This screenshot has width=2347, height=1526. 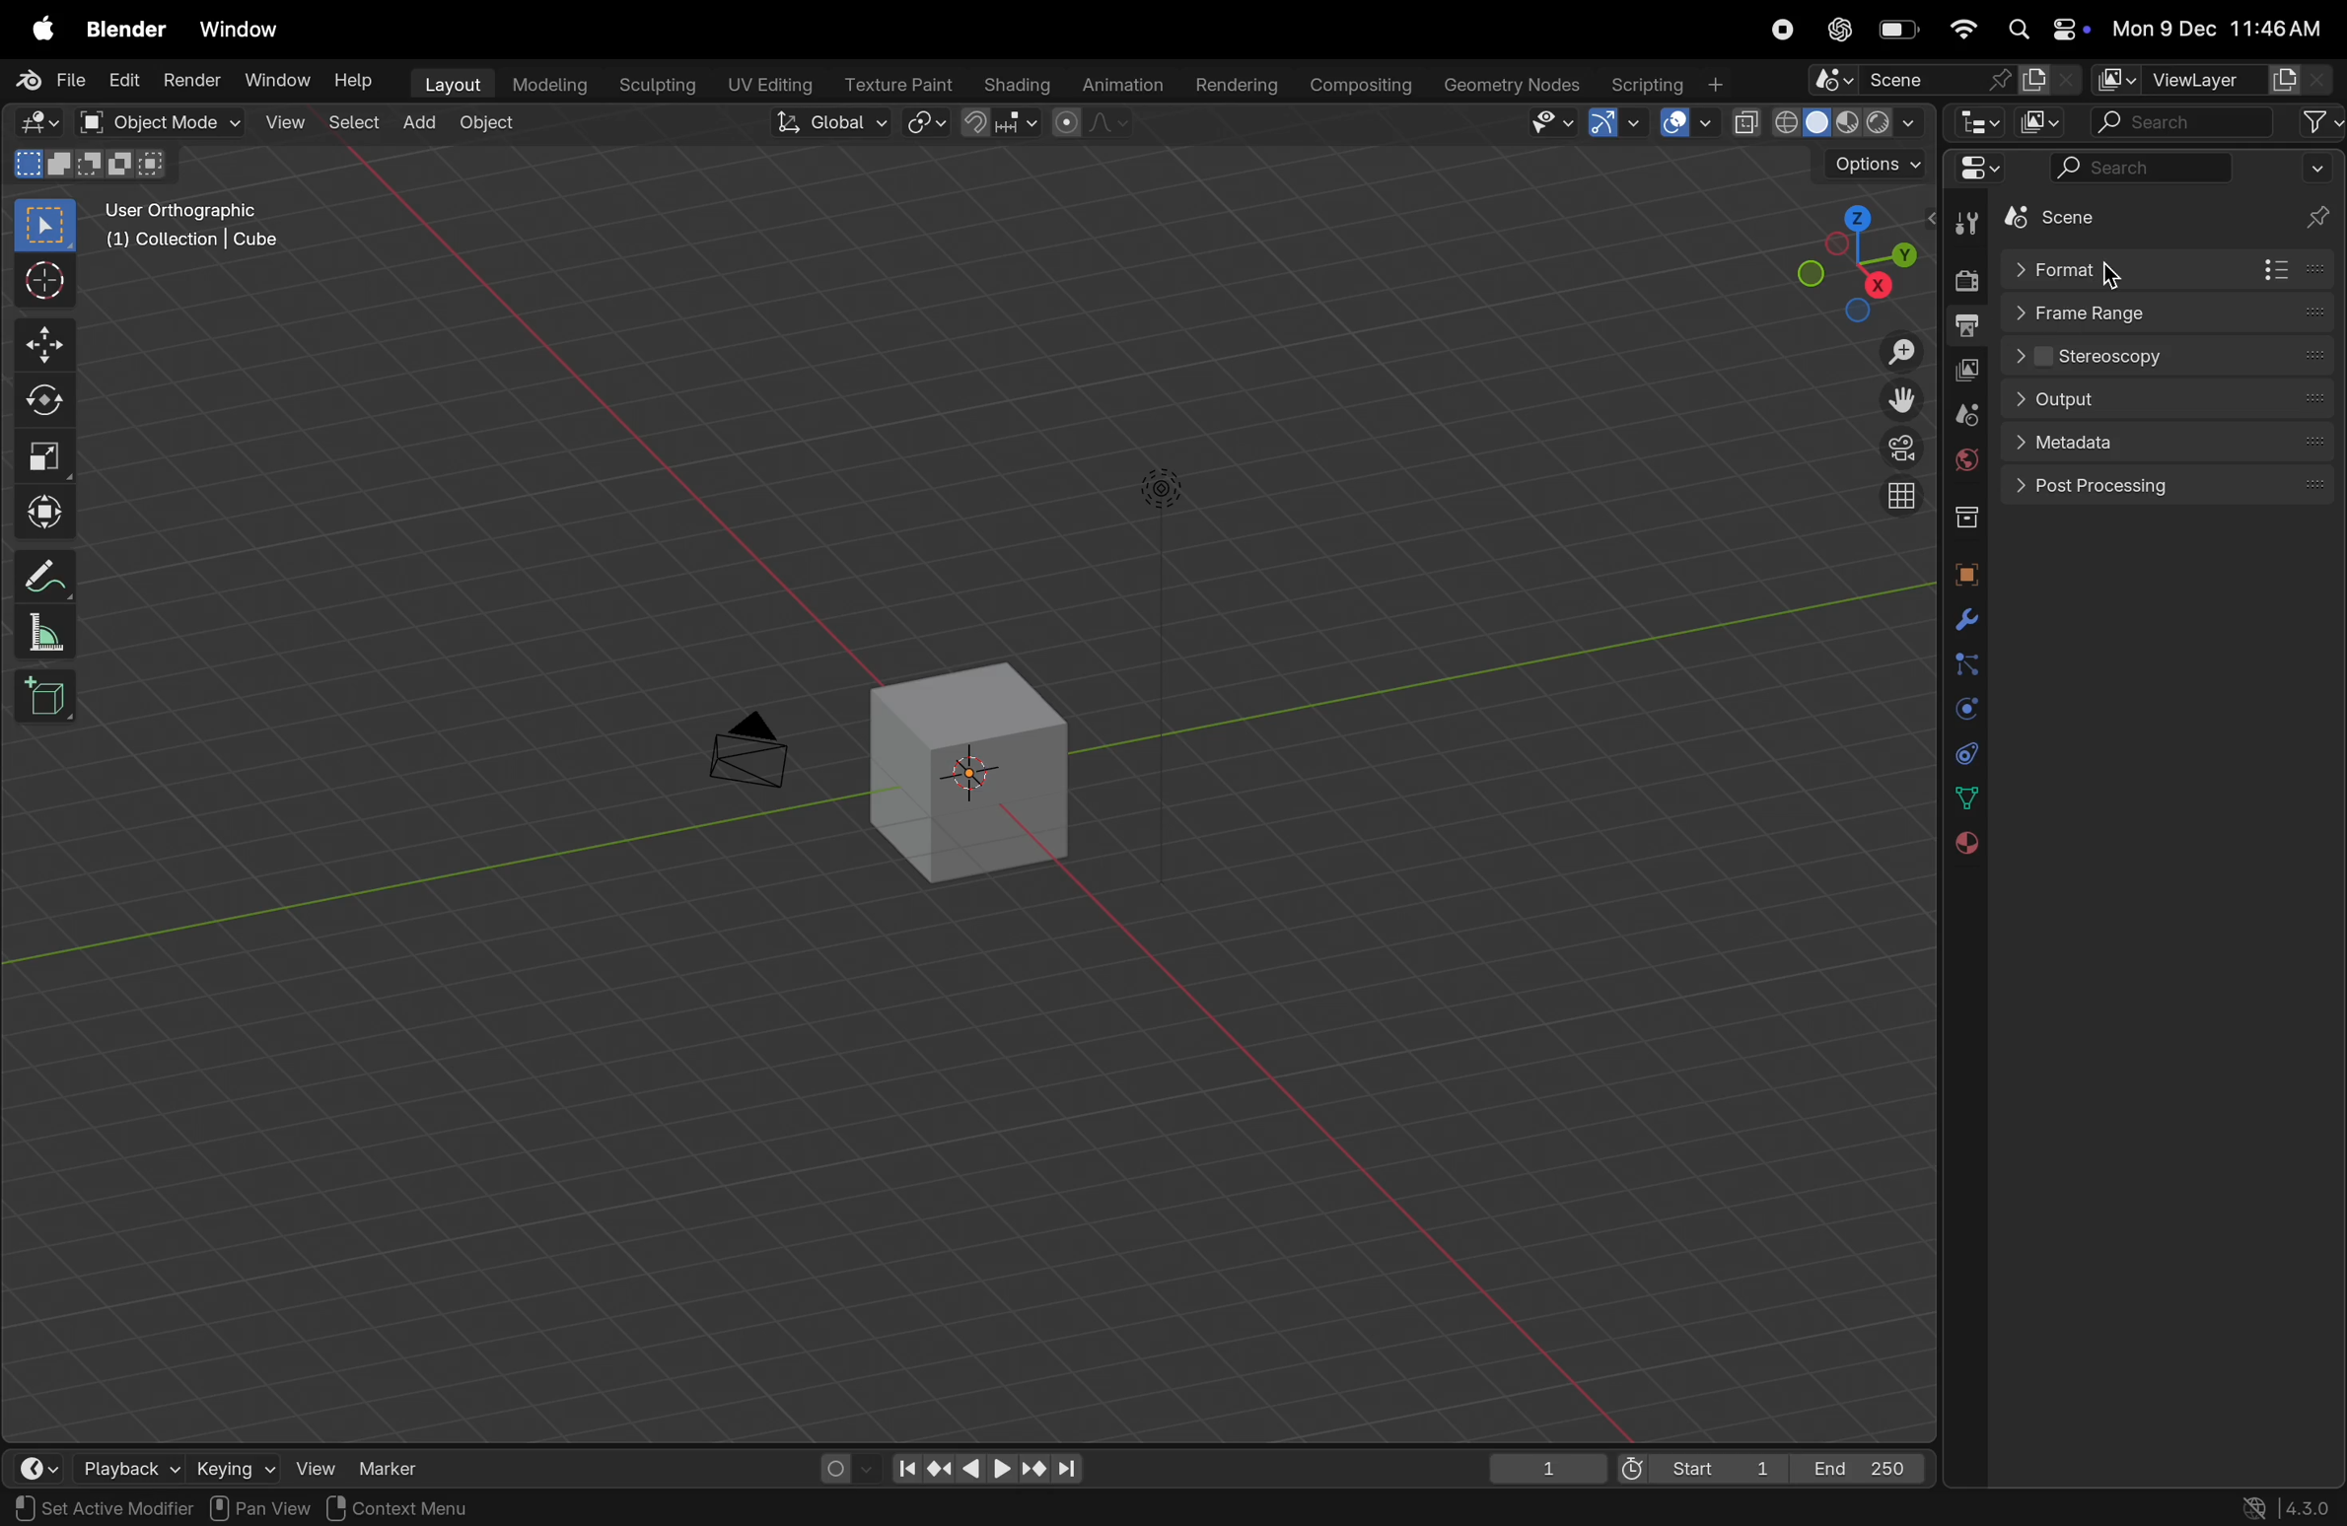 What do you see at coordinates (841, 1464) in the screenshot?
I see `auto keying` at bounding box center [841, 1464].